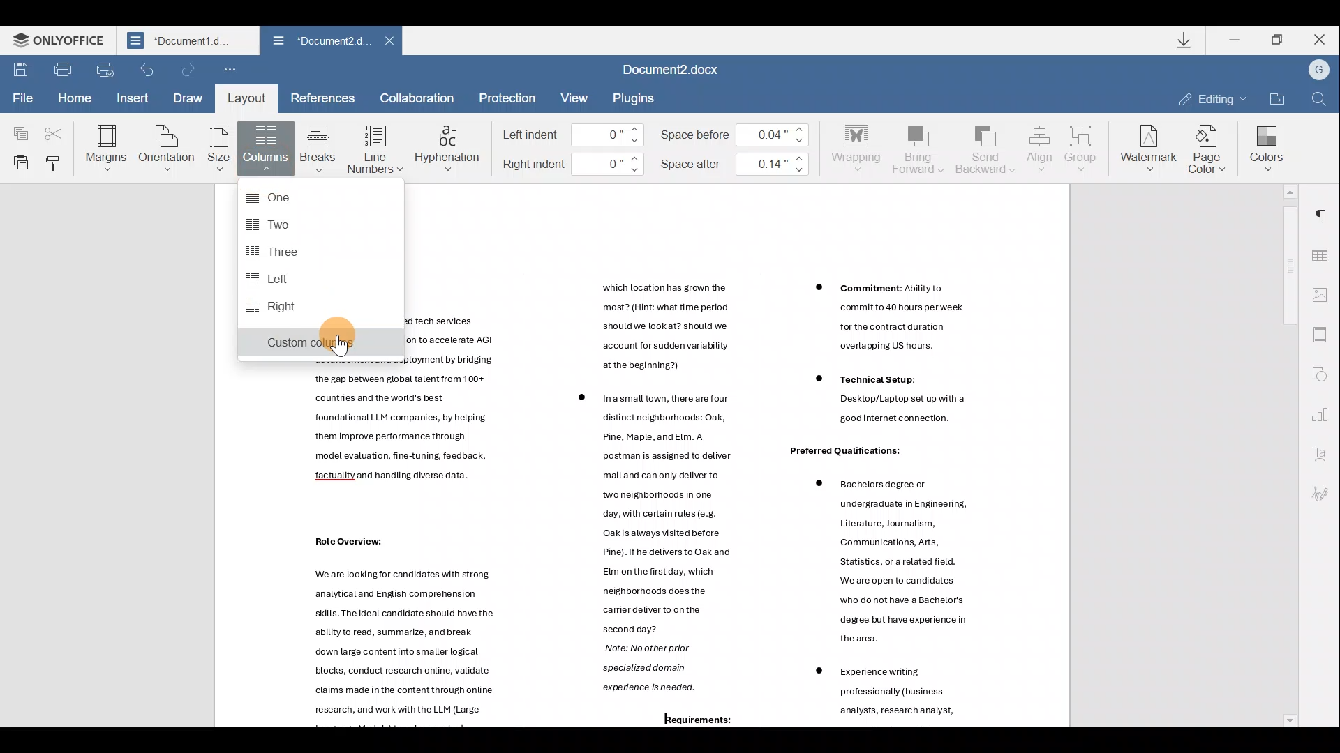  What do you see at coordinates (1326, 210) in the screenshot?
I see `Paragraph settings` at bounding box center [1326, 210].